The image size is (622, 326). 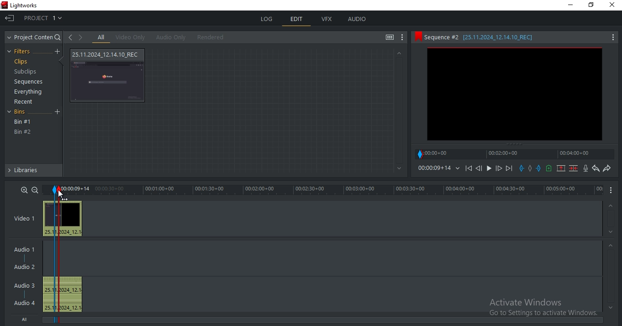 What do you see at coordinates (611, 245) in the screenshot?
I see `Up` at bounding box center [611, 245].